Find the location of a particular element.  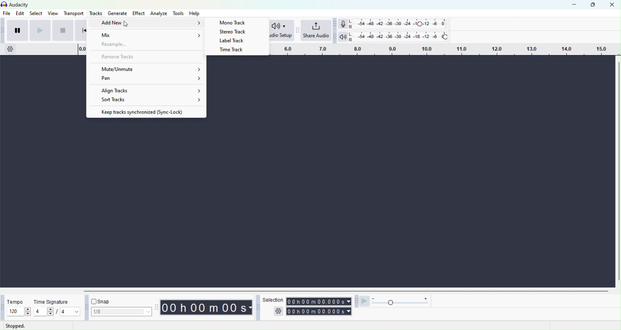

Close is located at coordinates (613, 5).